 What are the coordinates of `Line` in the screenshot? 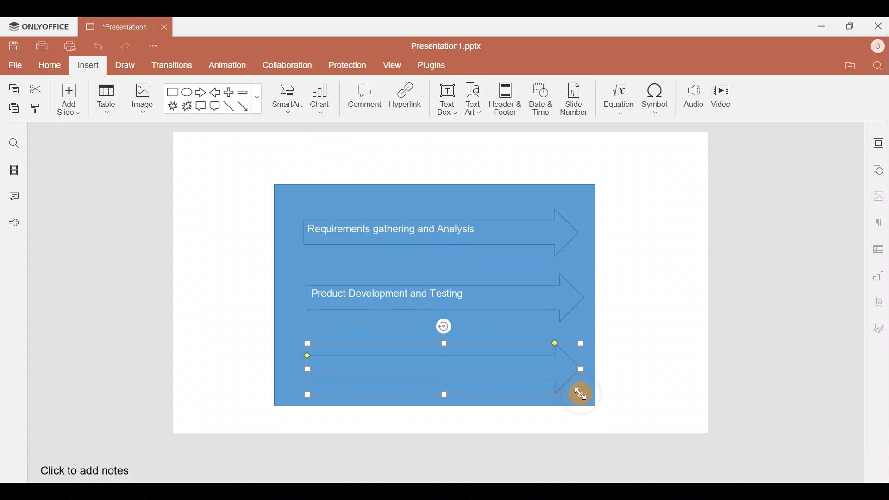 It's located at (230, 109).